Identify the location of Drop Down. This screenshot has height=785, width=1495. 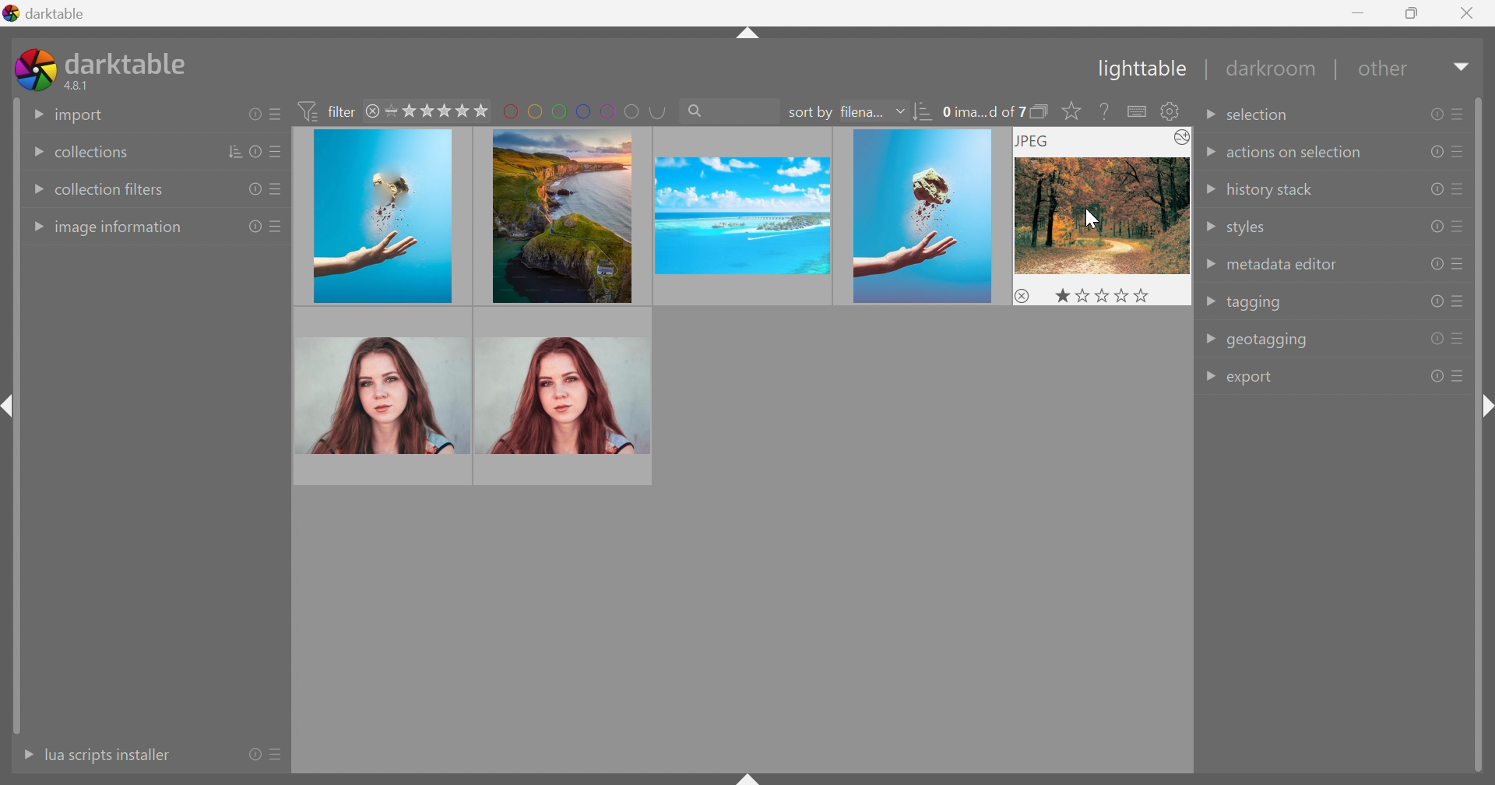
(1208, 375).